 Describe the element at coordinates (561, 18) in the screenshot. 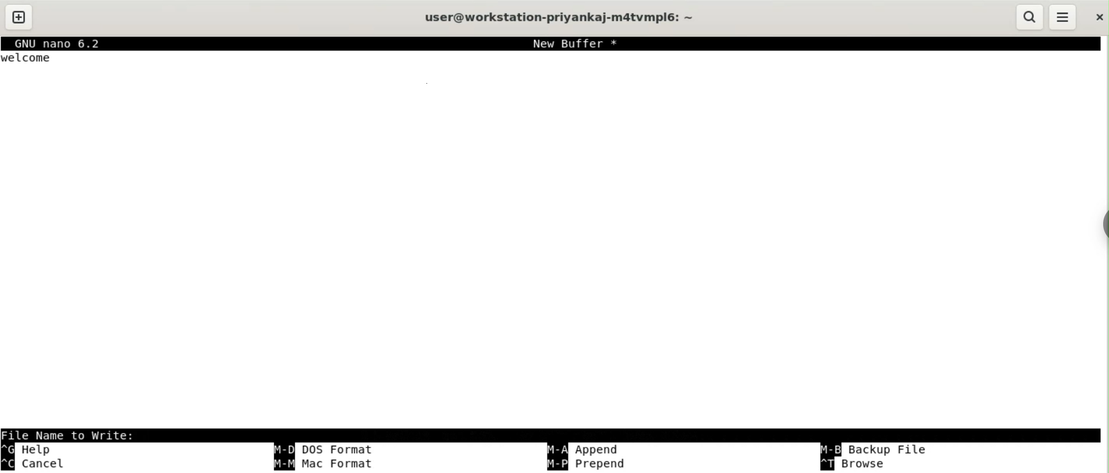

I see `user@workstation-privankaj-m4atvmplé6: ~` at that location.